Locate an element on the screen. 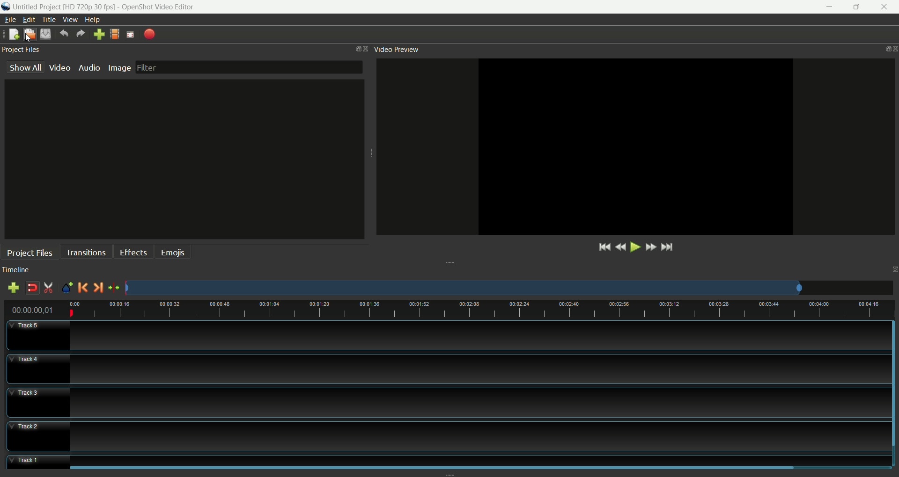  play is located at coordinates (637, 247).